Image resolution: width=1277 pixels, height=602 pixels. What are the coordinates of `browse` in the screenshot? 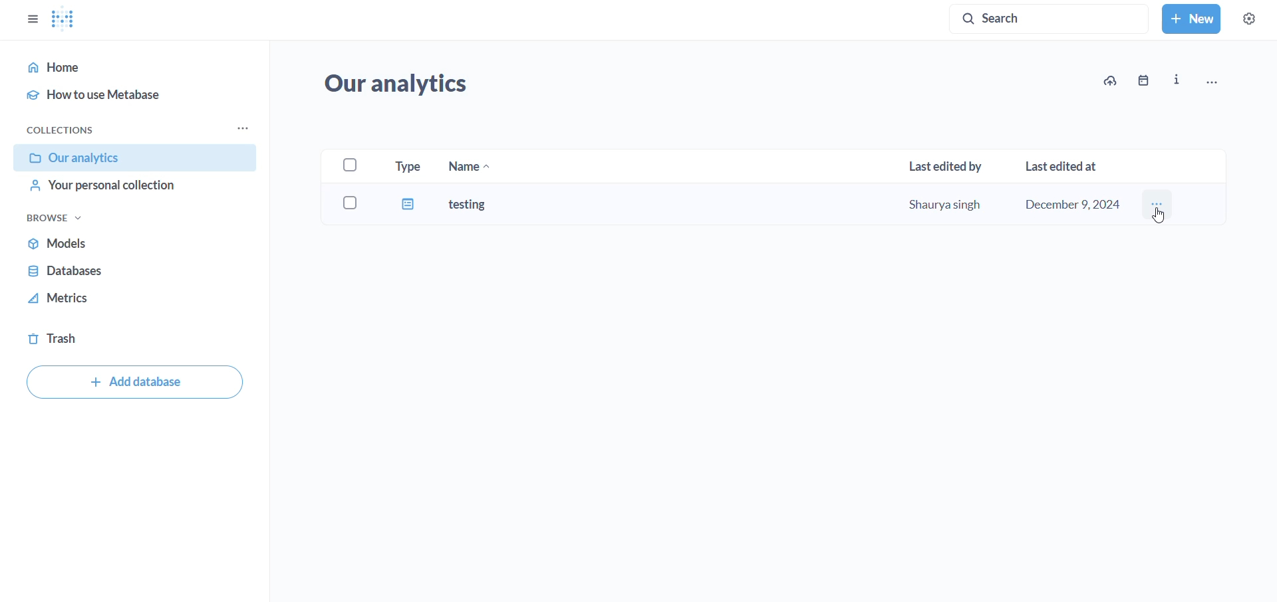 It's located at (58, 219).